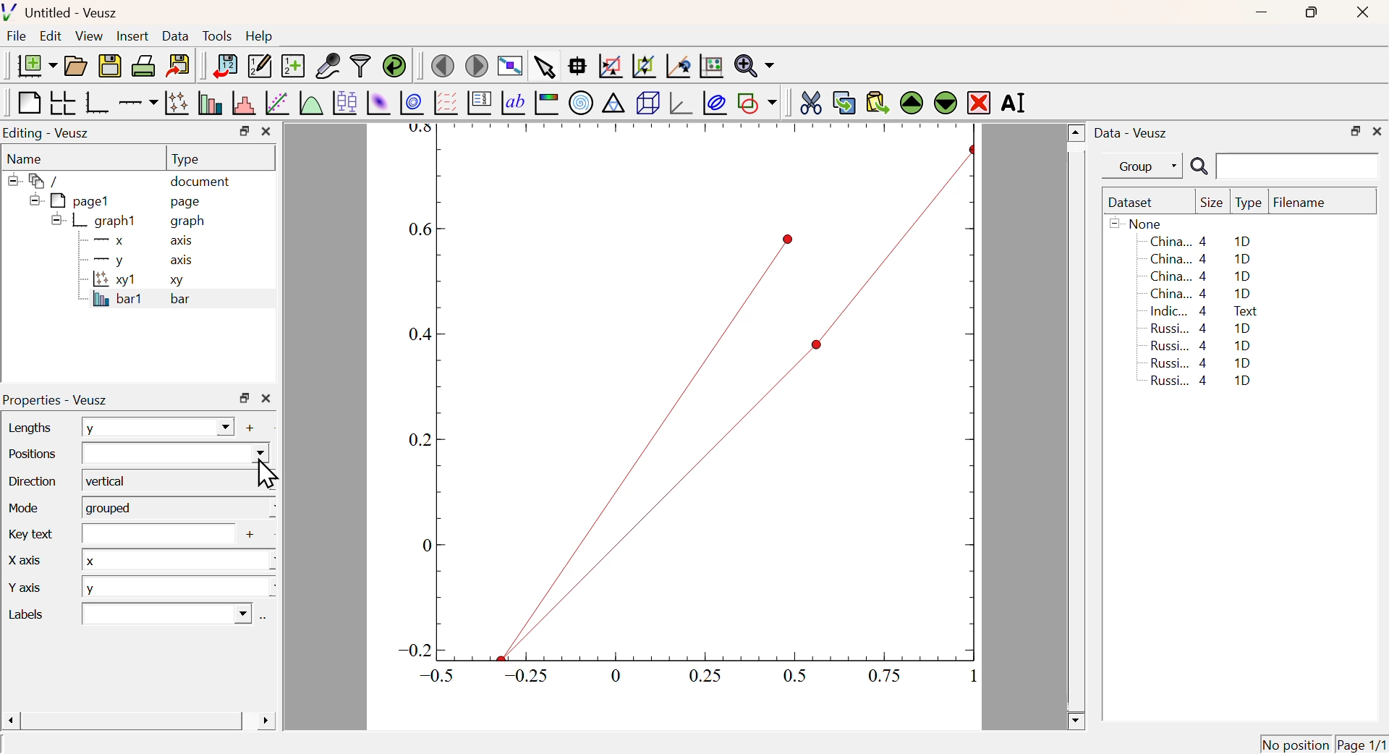 The image size is (1389, 754). I want to click on Restore Down, so click(245, 398).